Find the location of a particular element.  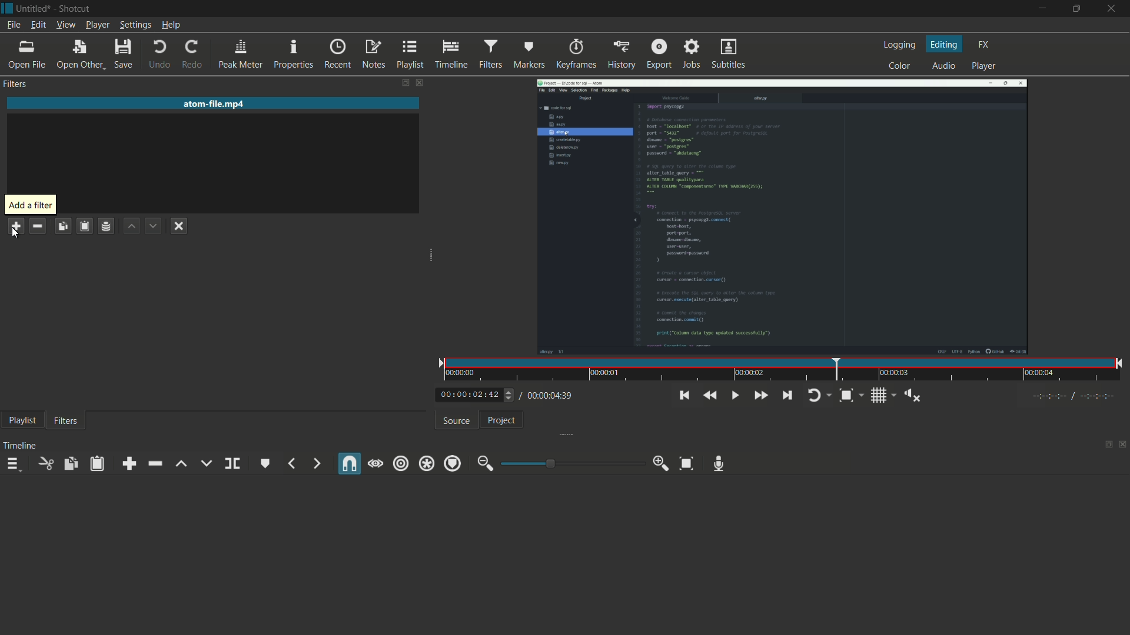

ripple all tracks is located at coordinates (426, 464).